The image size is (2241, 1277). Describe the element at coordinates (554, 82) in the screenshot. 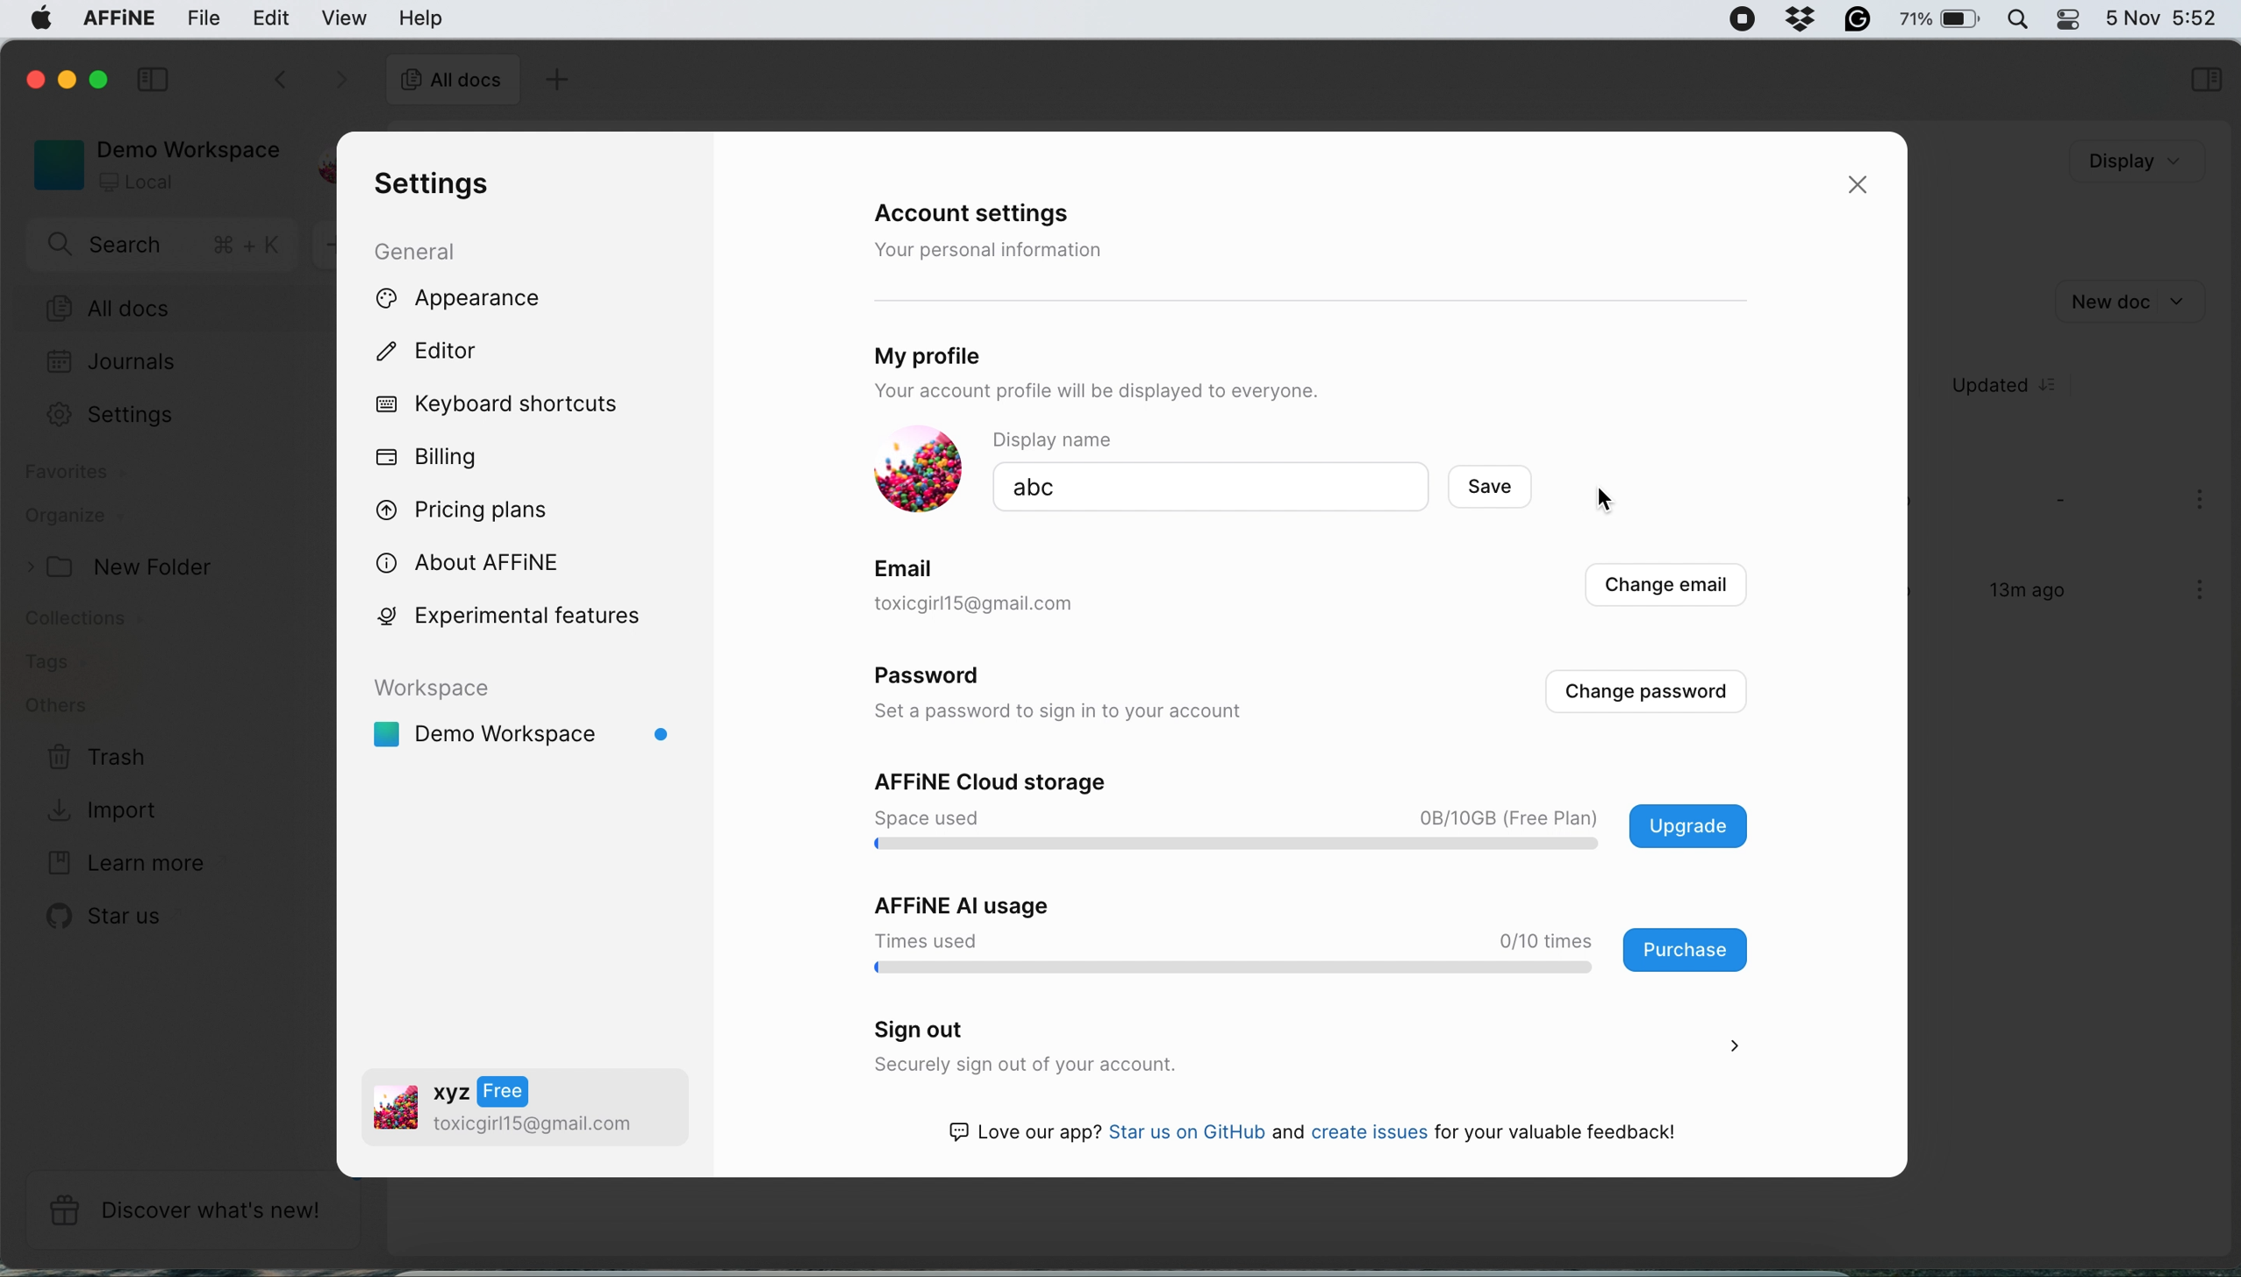

I see `add doc` at that location.